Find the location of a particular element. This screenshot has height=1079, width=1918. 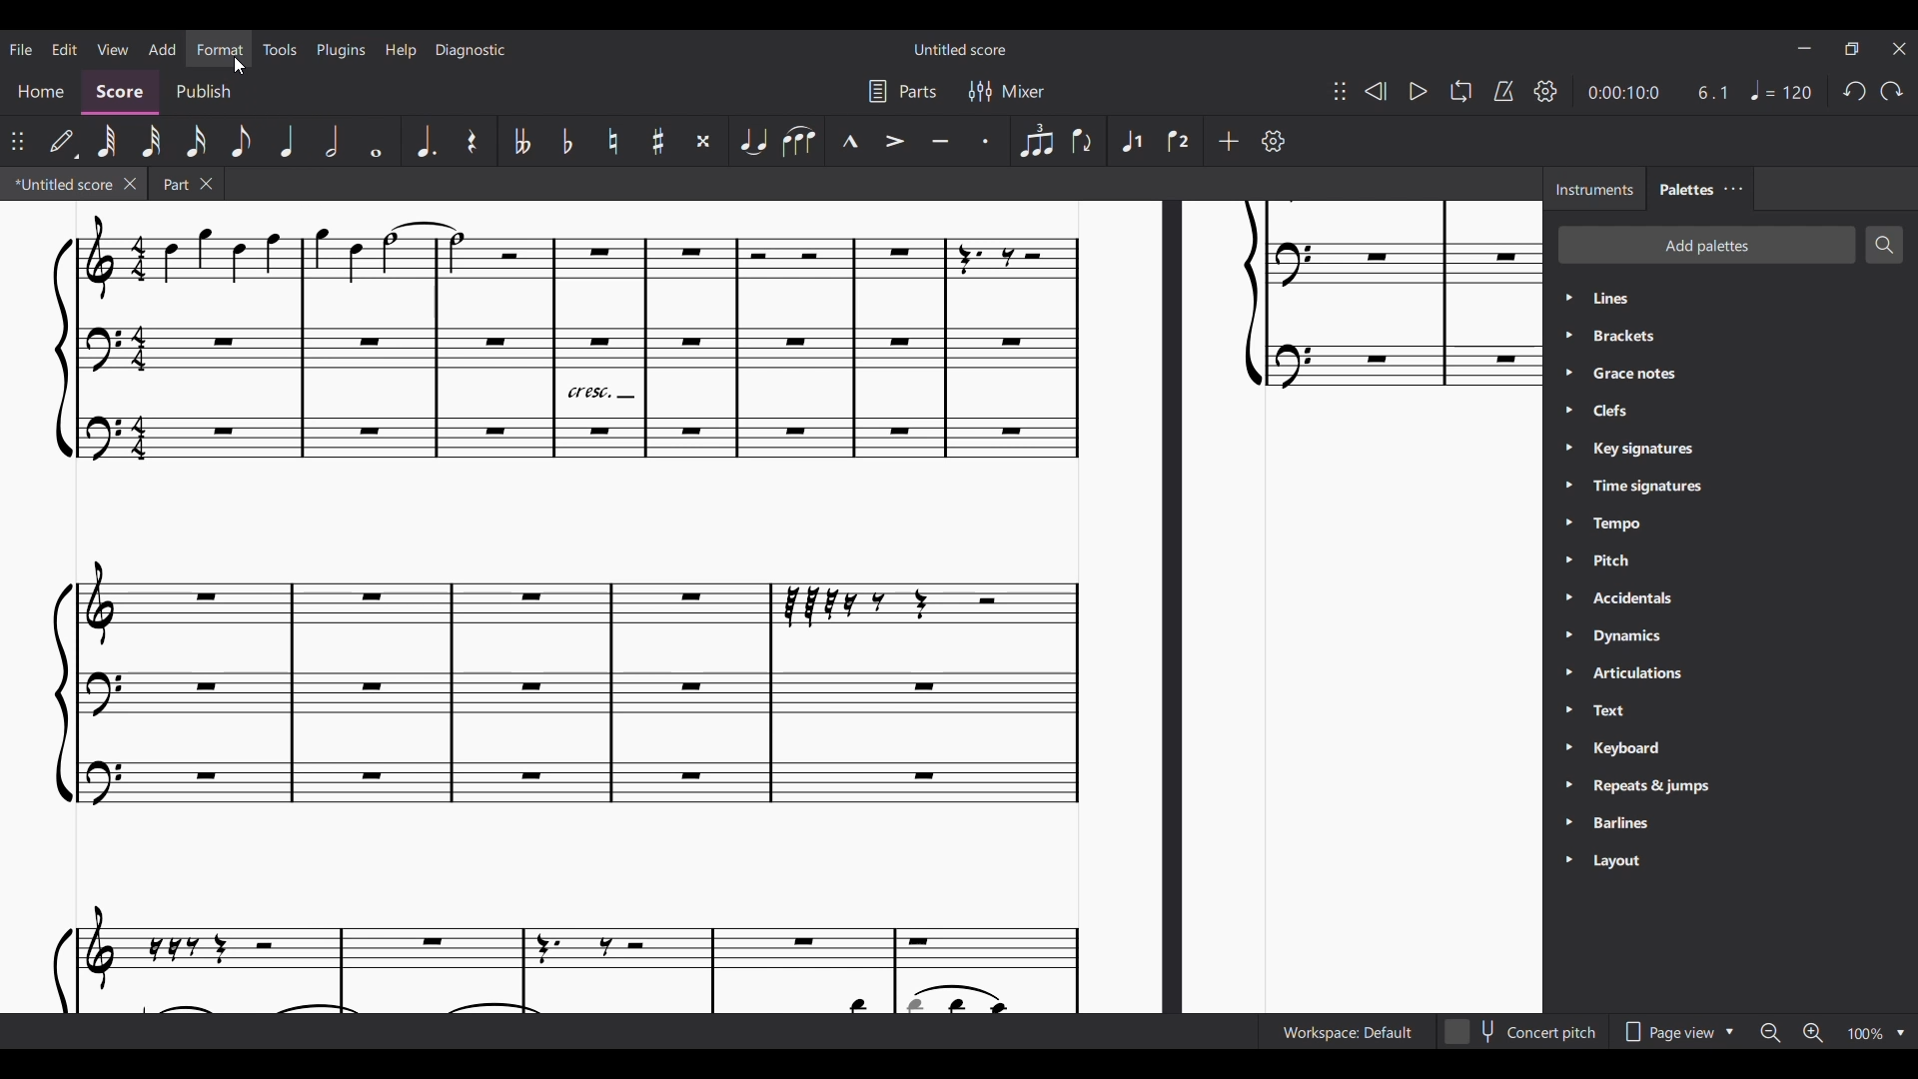

Zoom options is located at coordinates (1900, 1033).